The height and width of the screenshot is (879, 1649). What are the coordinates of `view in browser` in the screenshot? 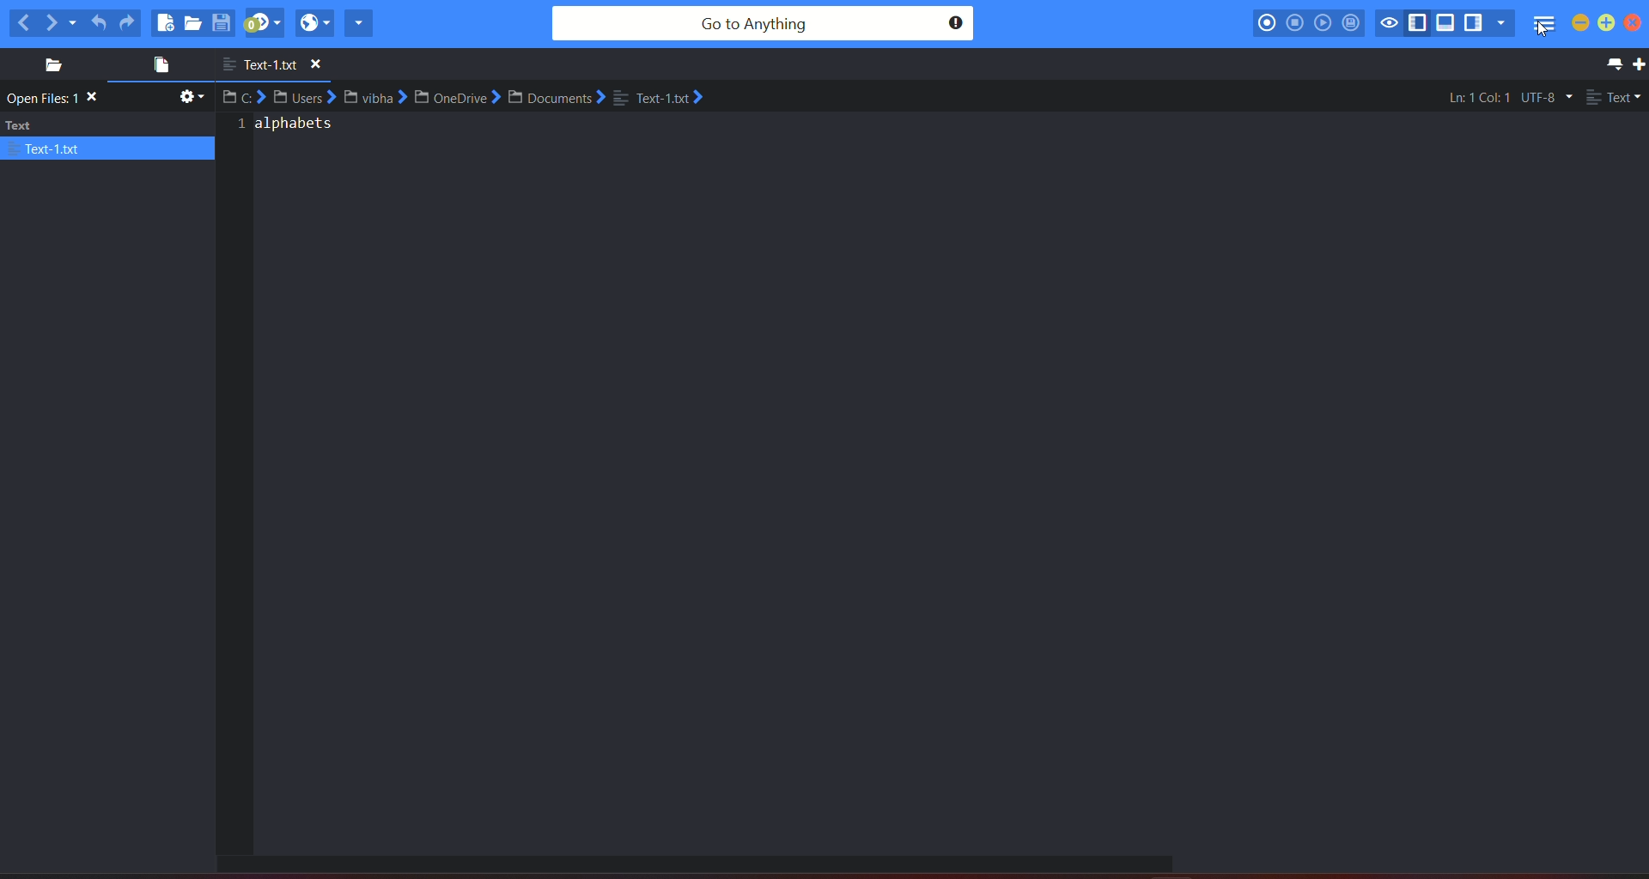 It's located at (314, 22).